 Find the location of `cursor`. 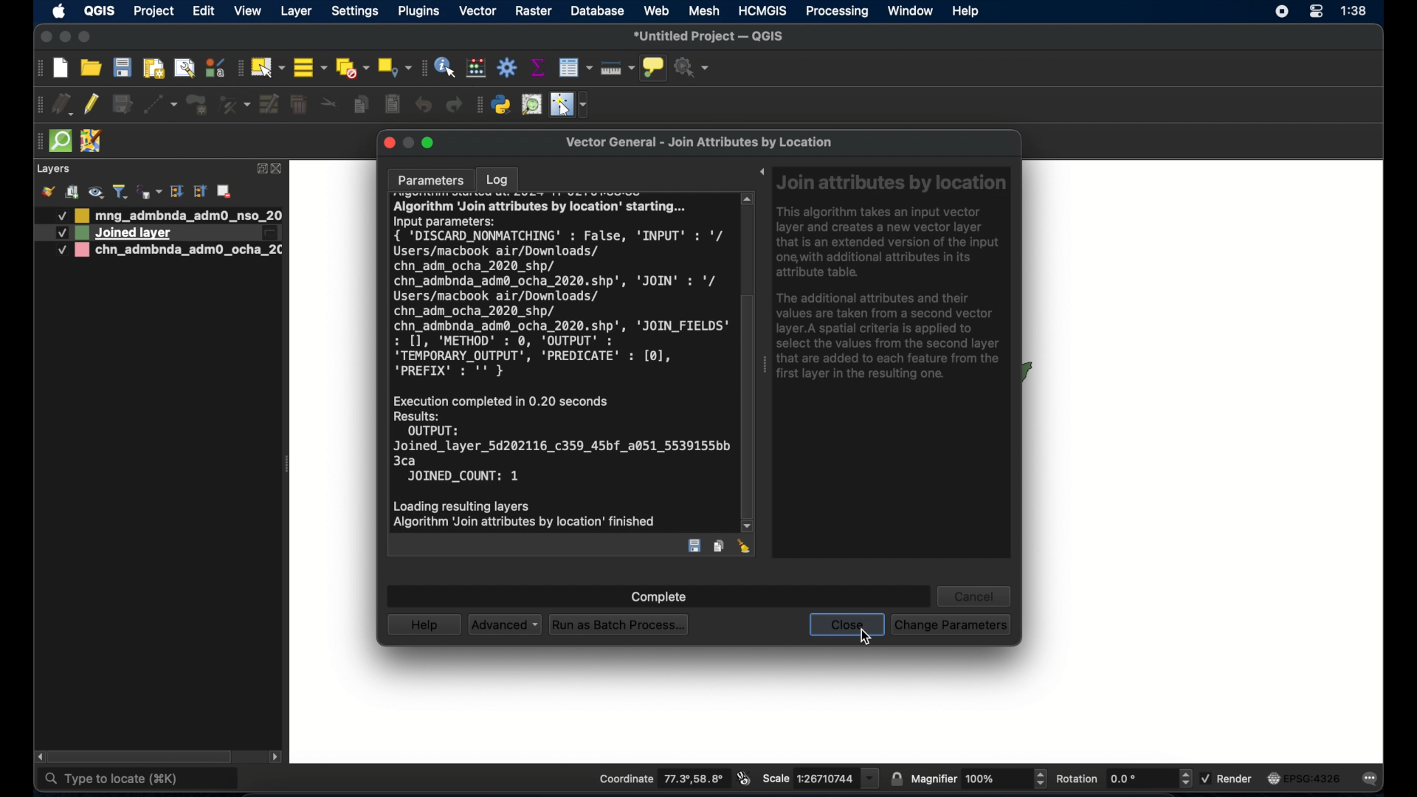

cursor is located at coordinates (867, 638).